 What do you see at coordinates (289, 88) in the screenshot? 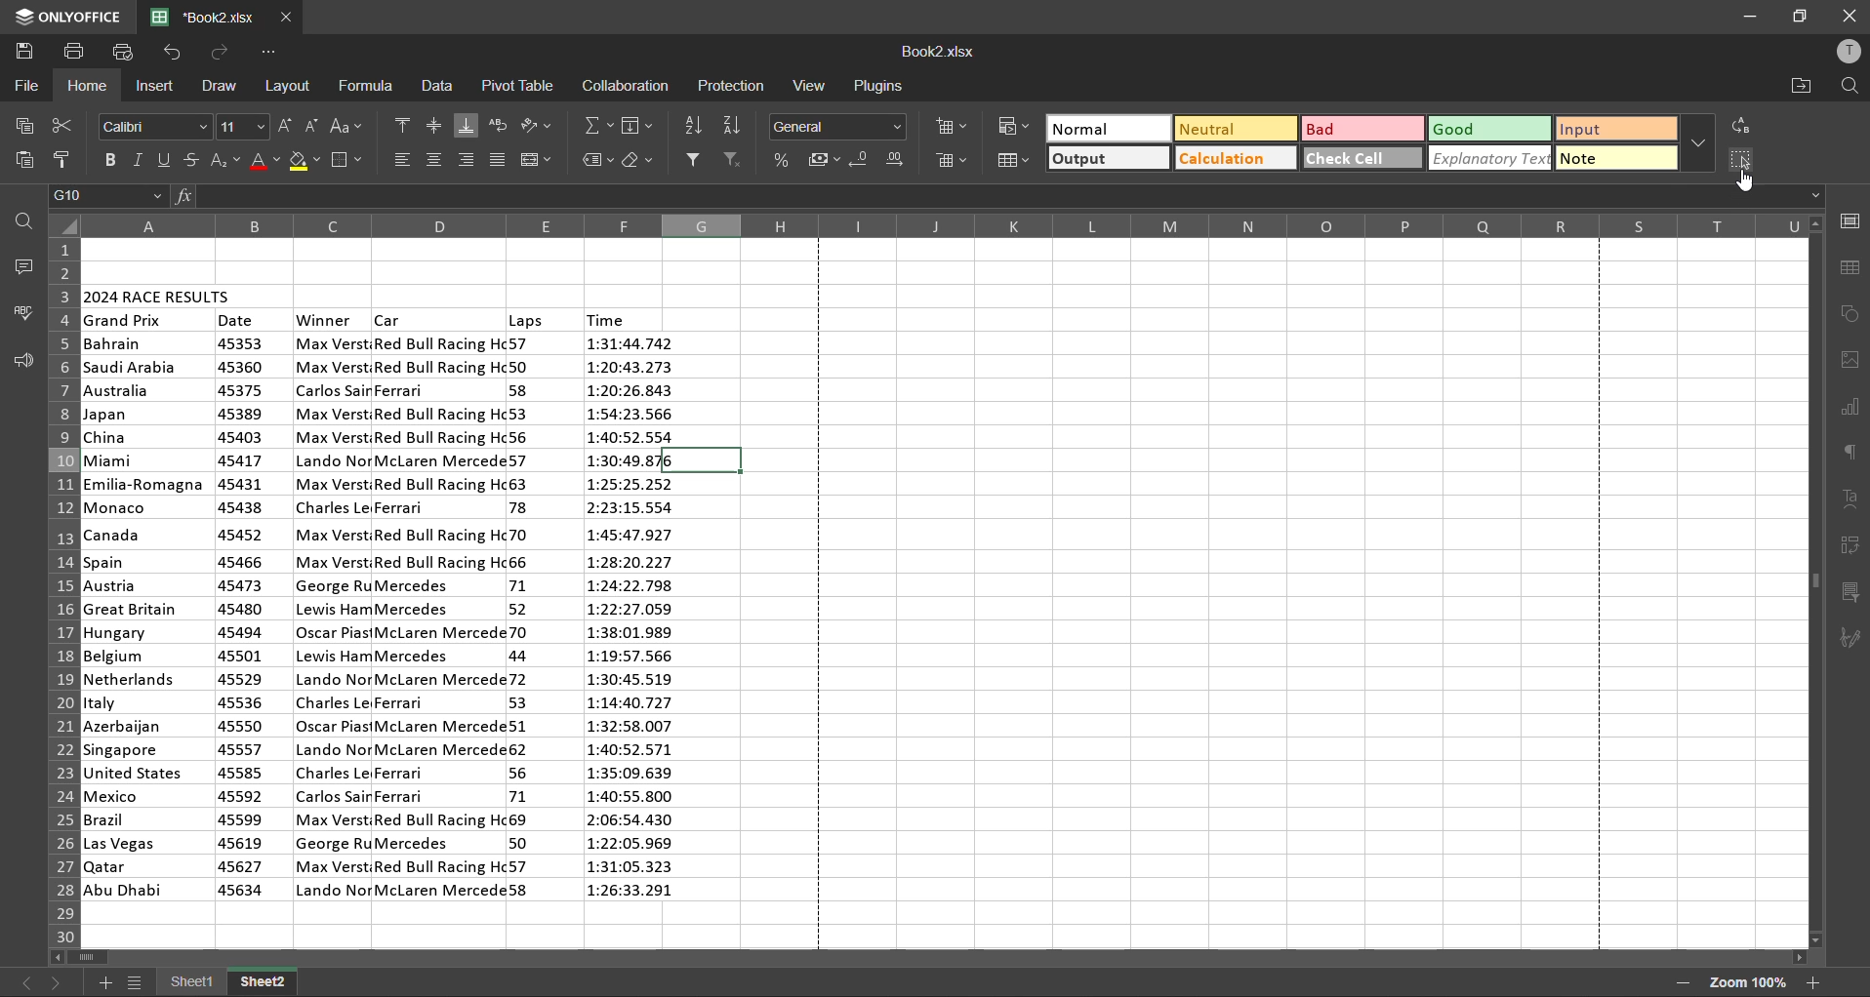
I see `layout` at bounding box center [289, 88].